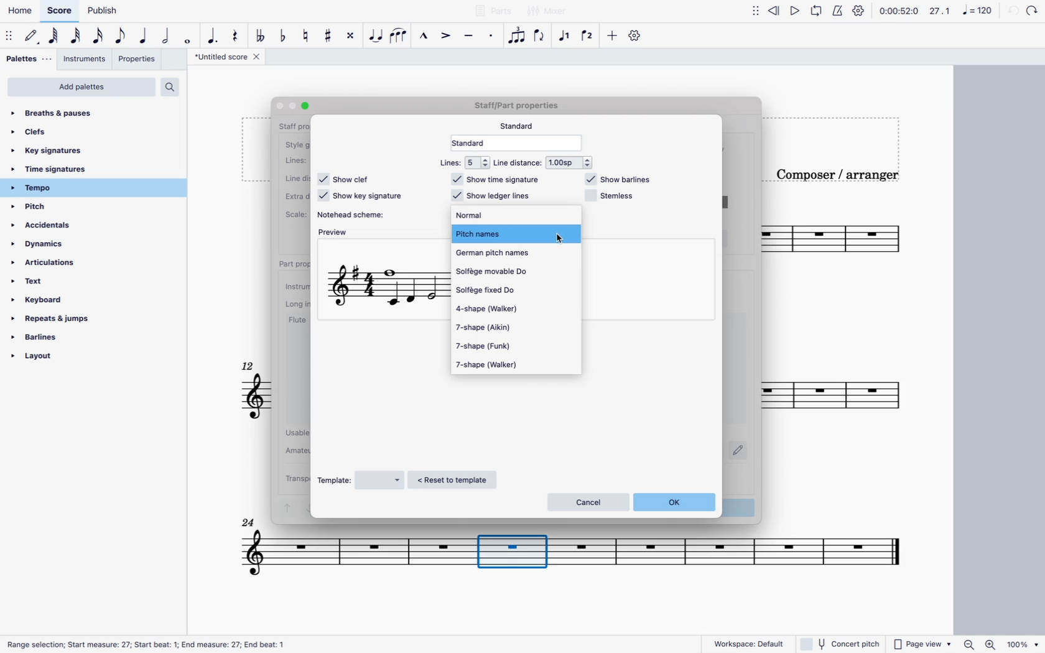  Describe the element at coordinates (491, 364) in the screenshot. I see `7-shape` at that location.